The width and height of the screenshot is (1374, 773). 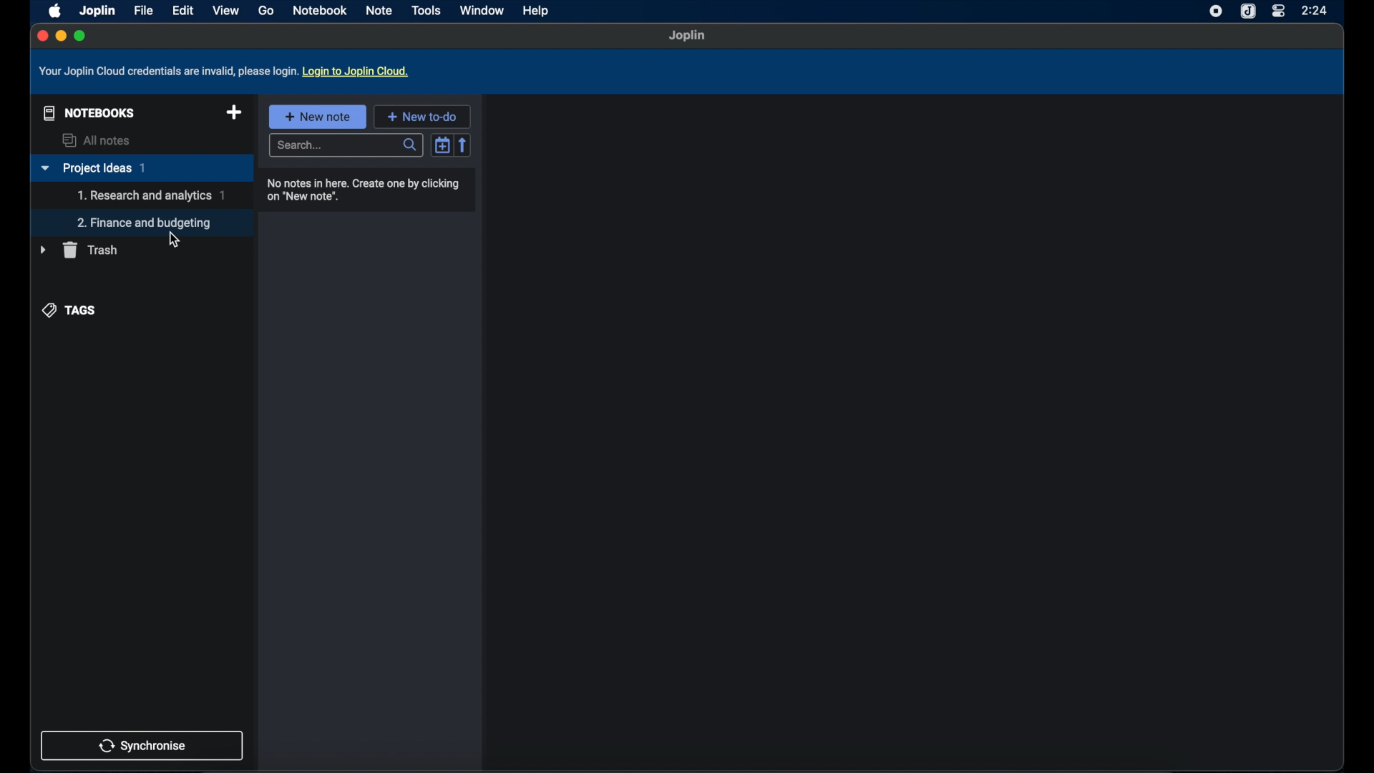 What do you see at coordinates (265, 11) in the screenshot?
I see `go` at bounding box center [265, 11].